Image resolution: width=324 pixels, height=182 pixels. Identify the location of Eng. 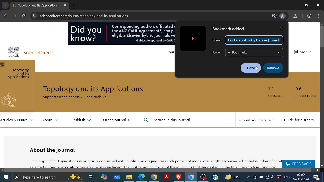
(287, 177).